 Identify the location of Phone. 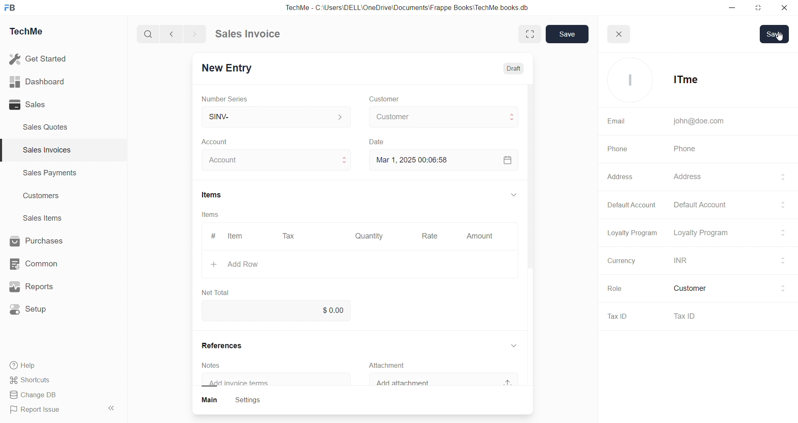
(617, 149).